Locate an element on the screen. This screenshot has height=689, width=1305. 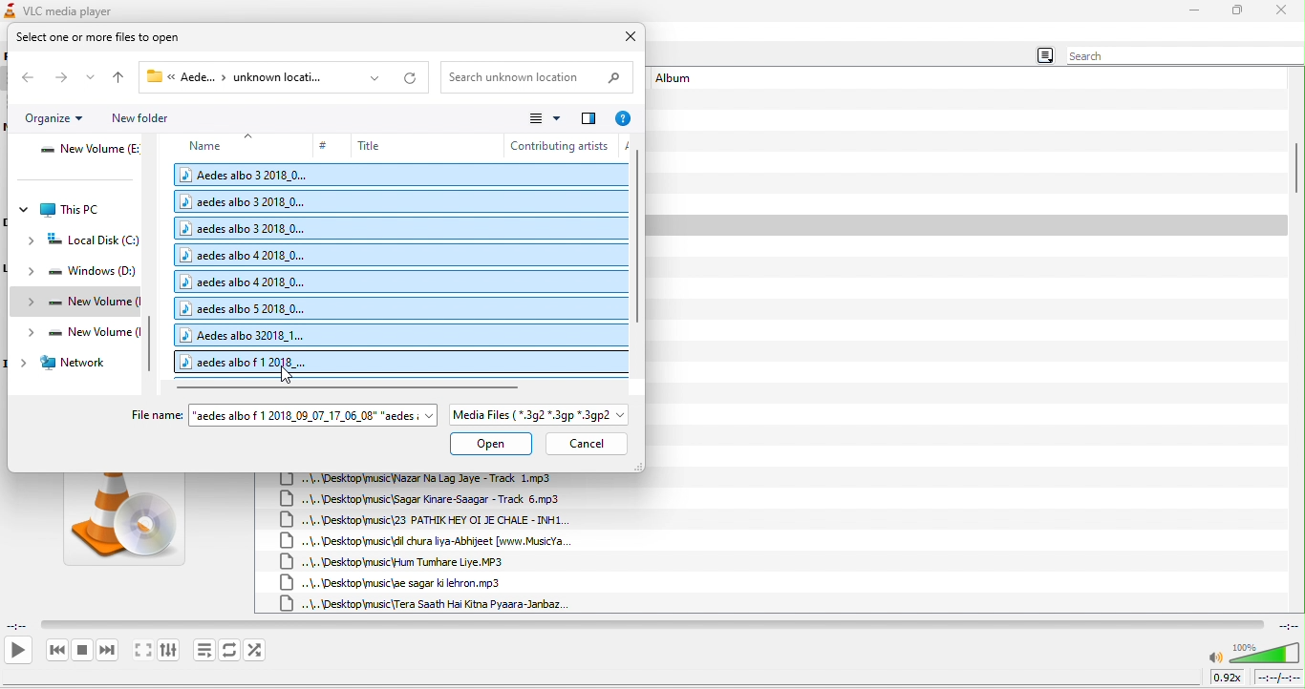
aedes albo 3 2018.0... is located at coordinates (245, 228).